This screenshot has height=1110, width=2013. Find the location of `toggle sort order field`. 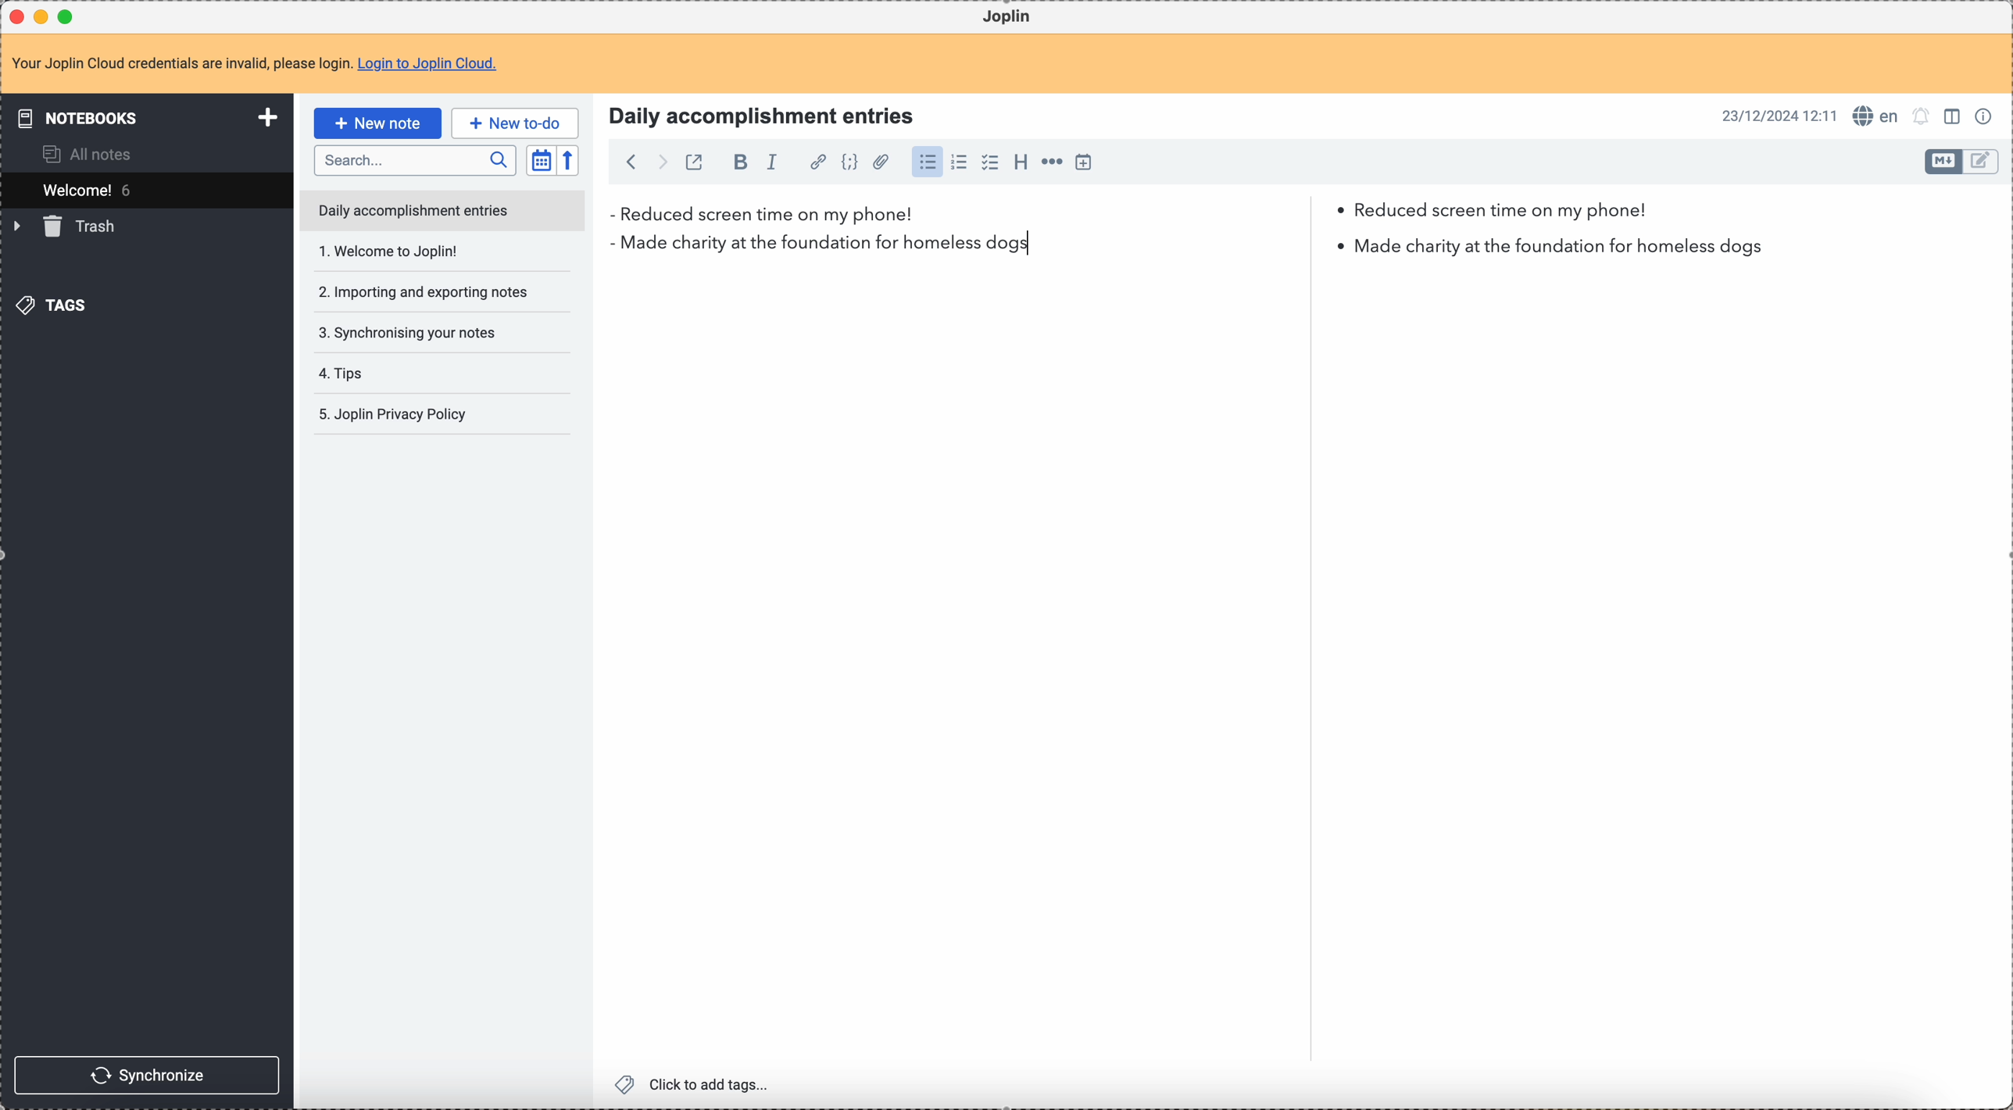

toggle sort order field is located at coordinates (541, 159).